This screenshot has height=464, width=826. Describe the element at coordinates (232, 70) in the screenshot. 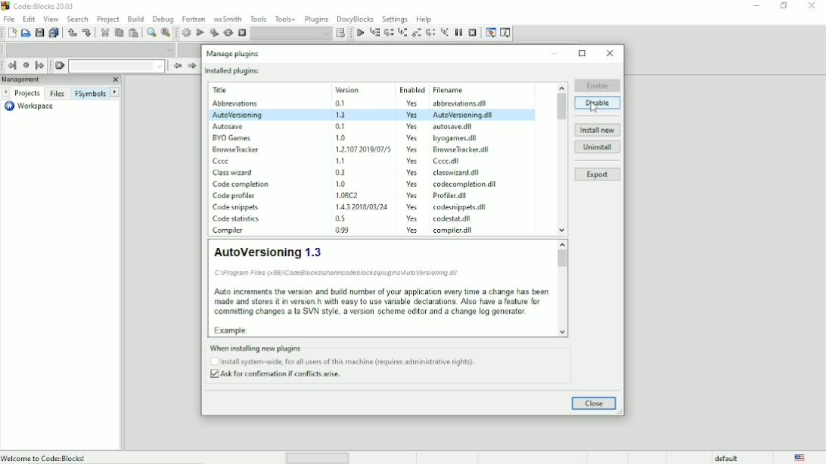

I see `Installed plugins` at that location.